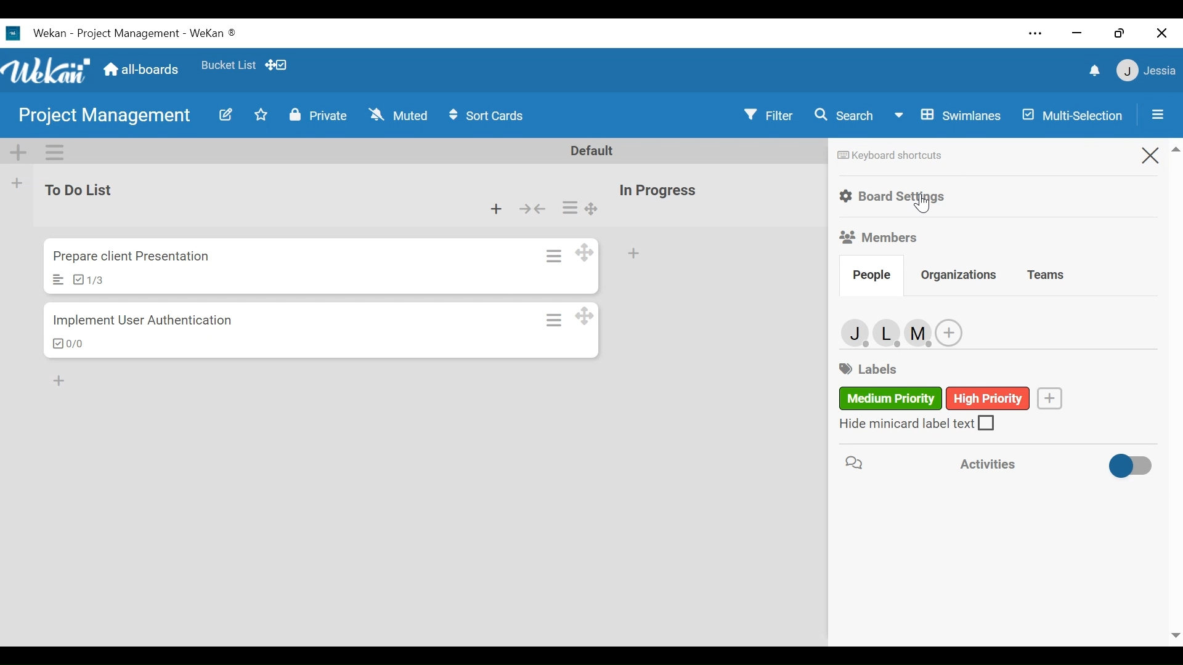 The width and height of the screenshot is (1183, 665). Describe the element at coordinates (1071, 115) in the screenshot. I see `Multi-selection` at that location.